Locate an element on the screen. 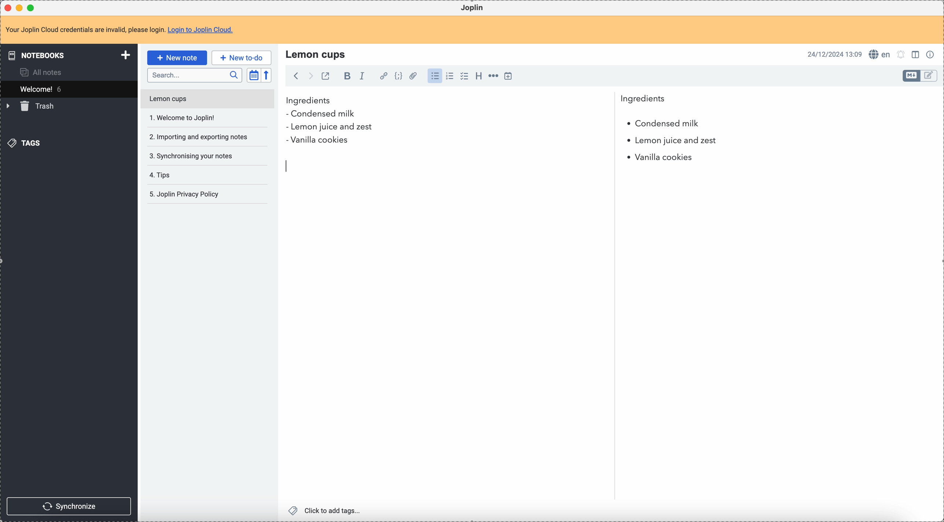 Image resolution: width=944 pixels, height=522 pixels. search bar is located at coordinates (194, 75).